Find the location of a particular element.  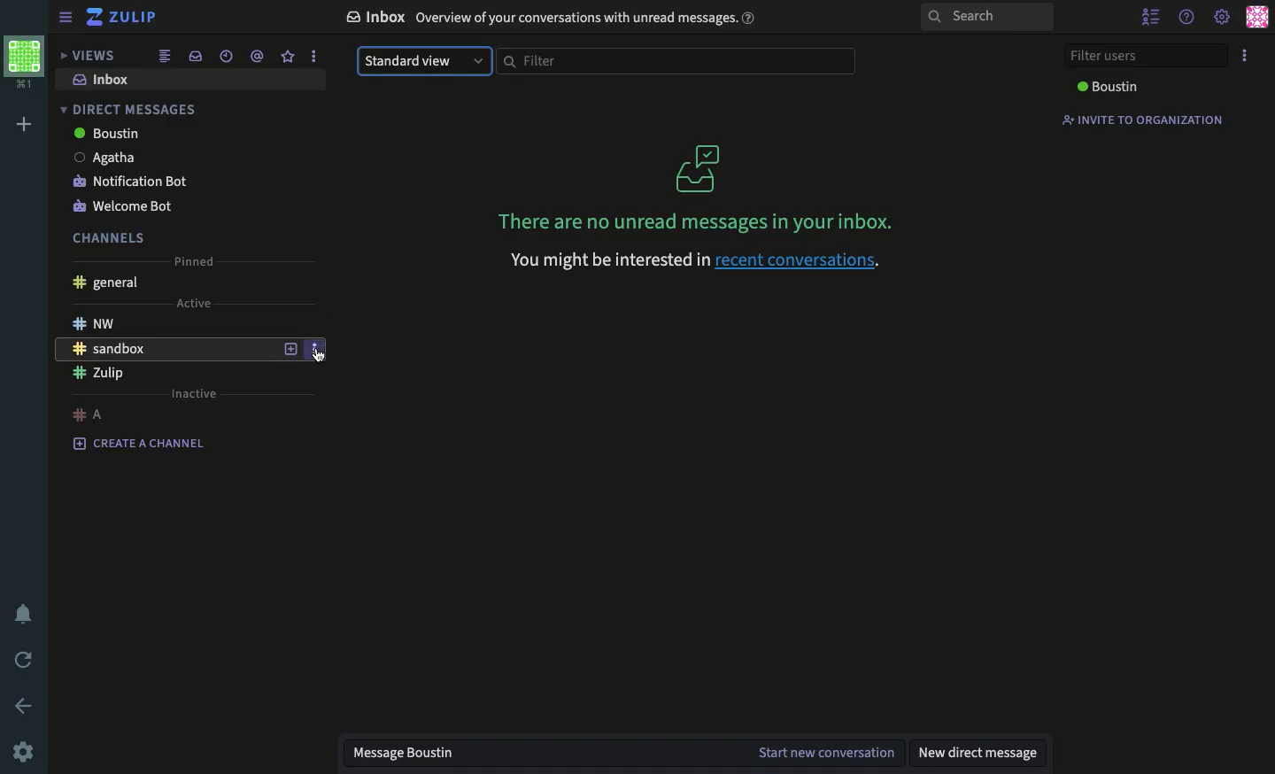

hide user list is located at coordinates (1153, 16).